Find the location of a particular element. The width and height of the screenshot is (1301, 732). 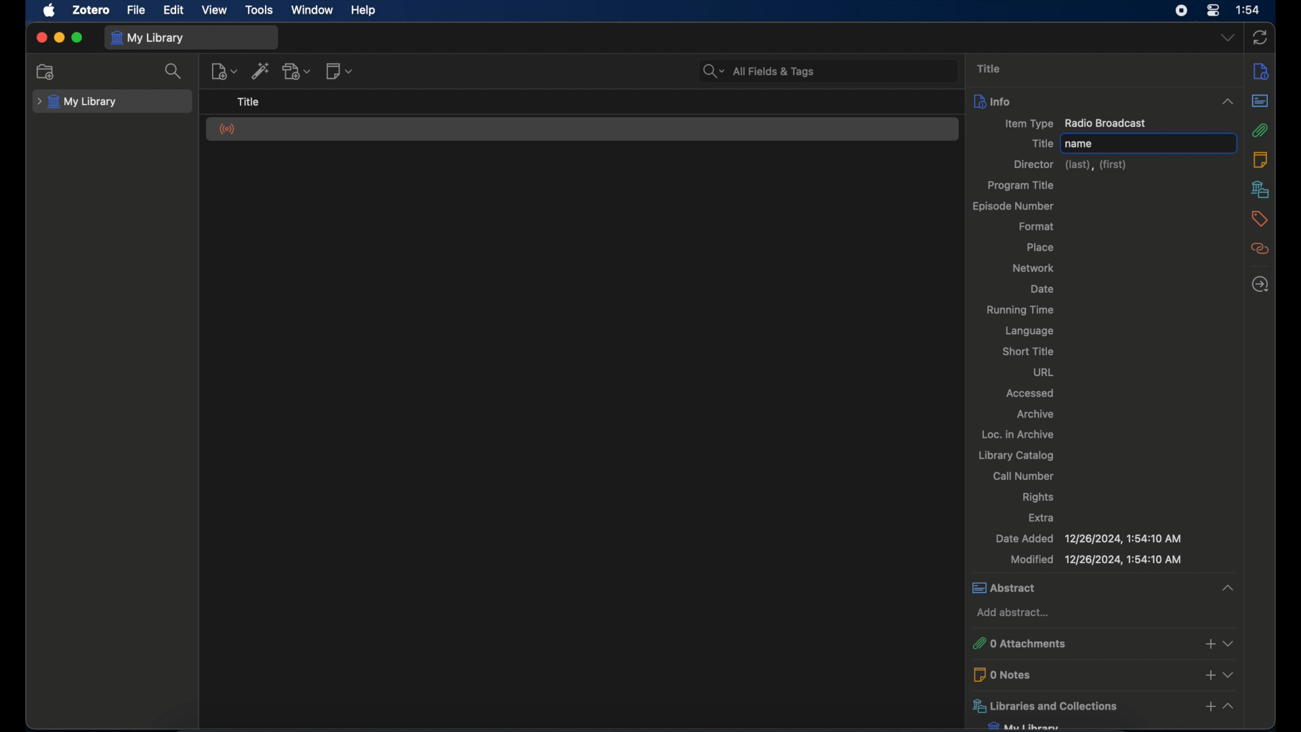

title is located at coordinates (1041, 143).